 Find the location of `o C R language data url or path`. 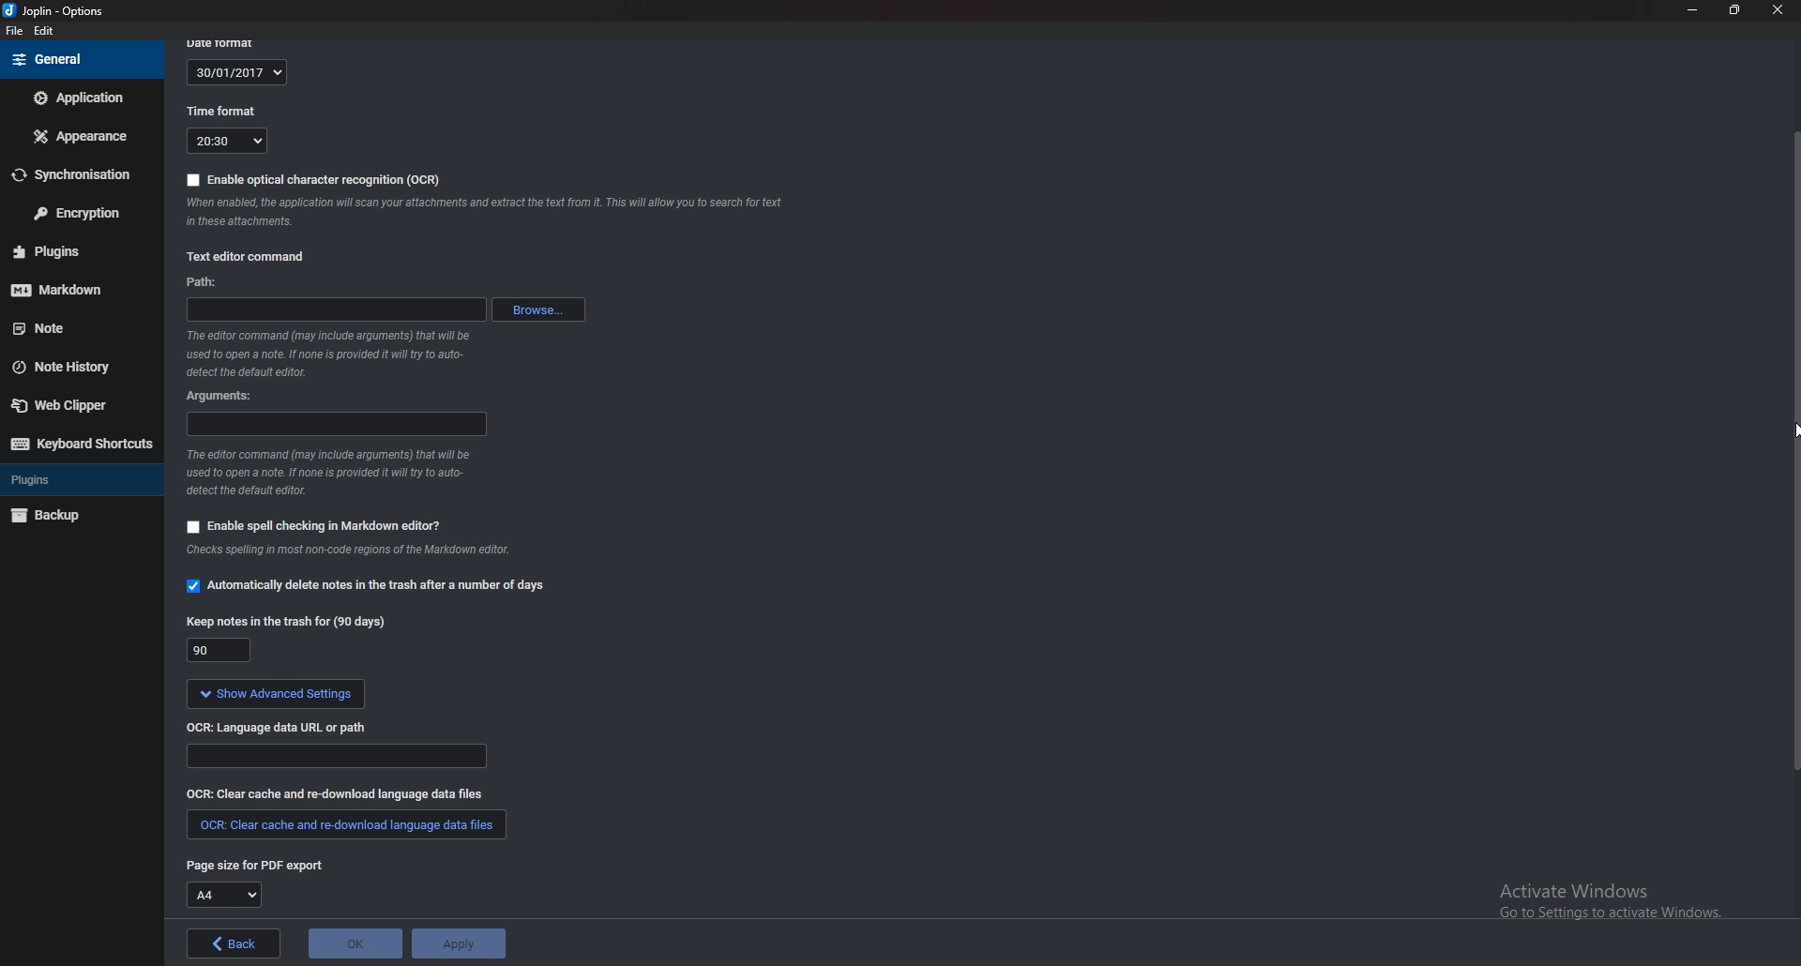

o C R language data url or path is located at coordinates (279, 730).